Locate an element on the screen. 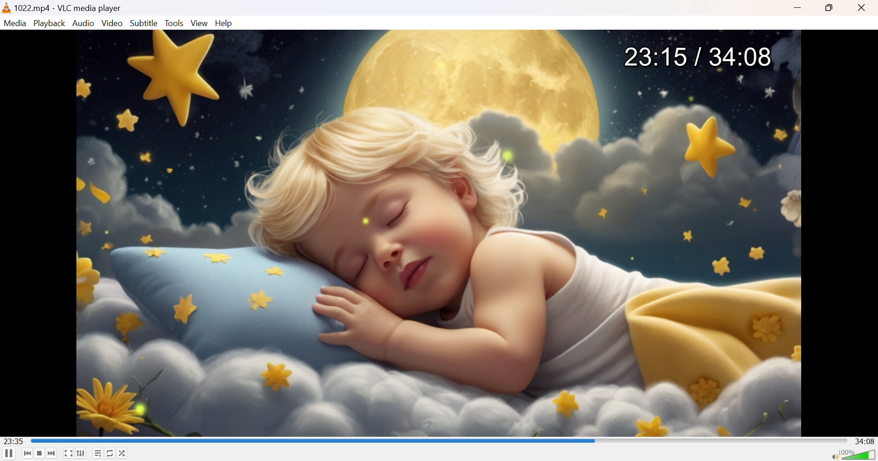 Image resolution: width=878 pixels, height=461 pixels. 23:55 is located at coordinates (14, 441).